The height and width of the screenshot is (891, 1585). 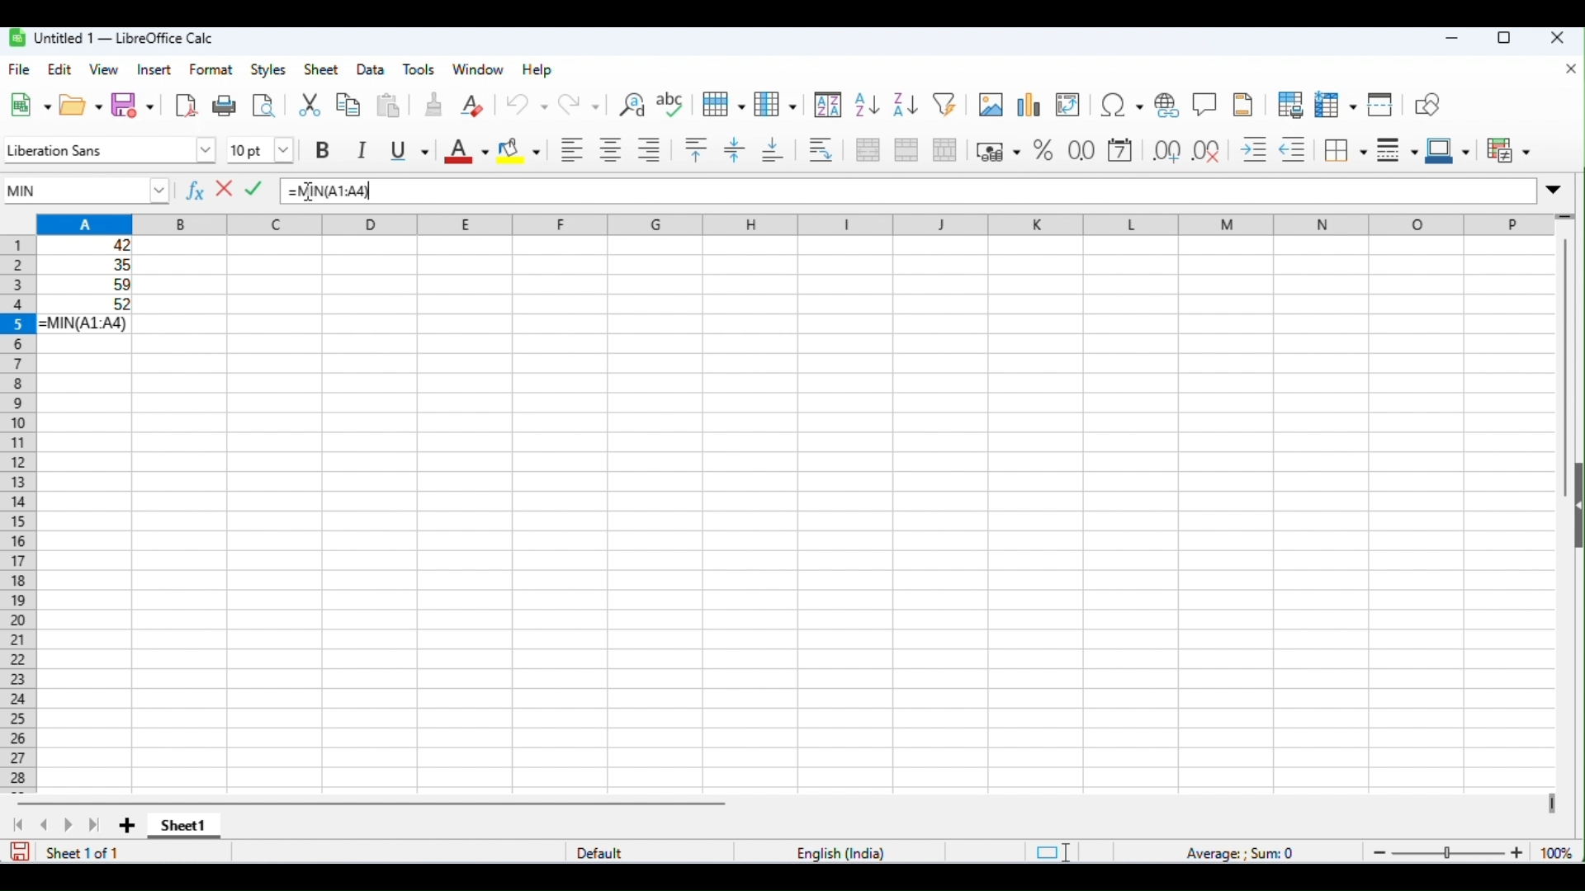 I want to click on = appeared , so click(x=55, y=324).